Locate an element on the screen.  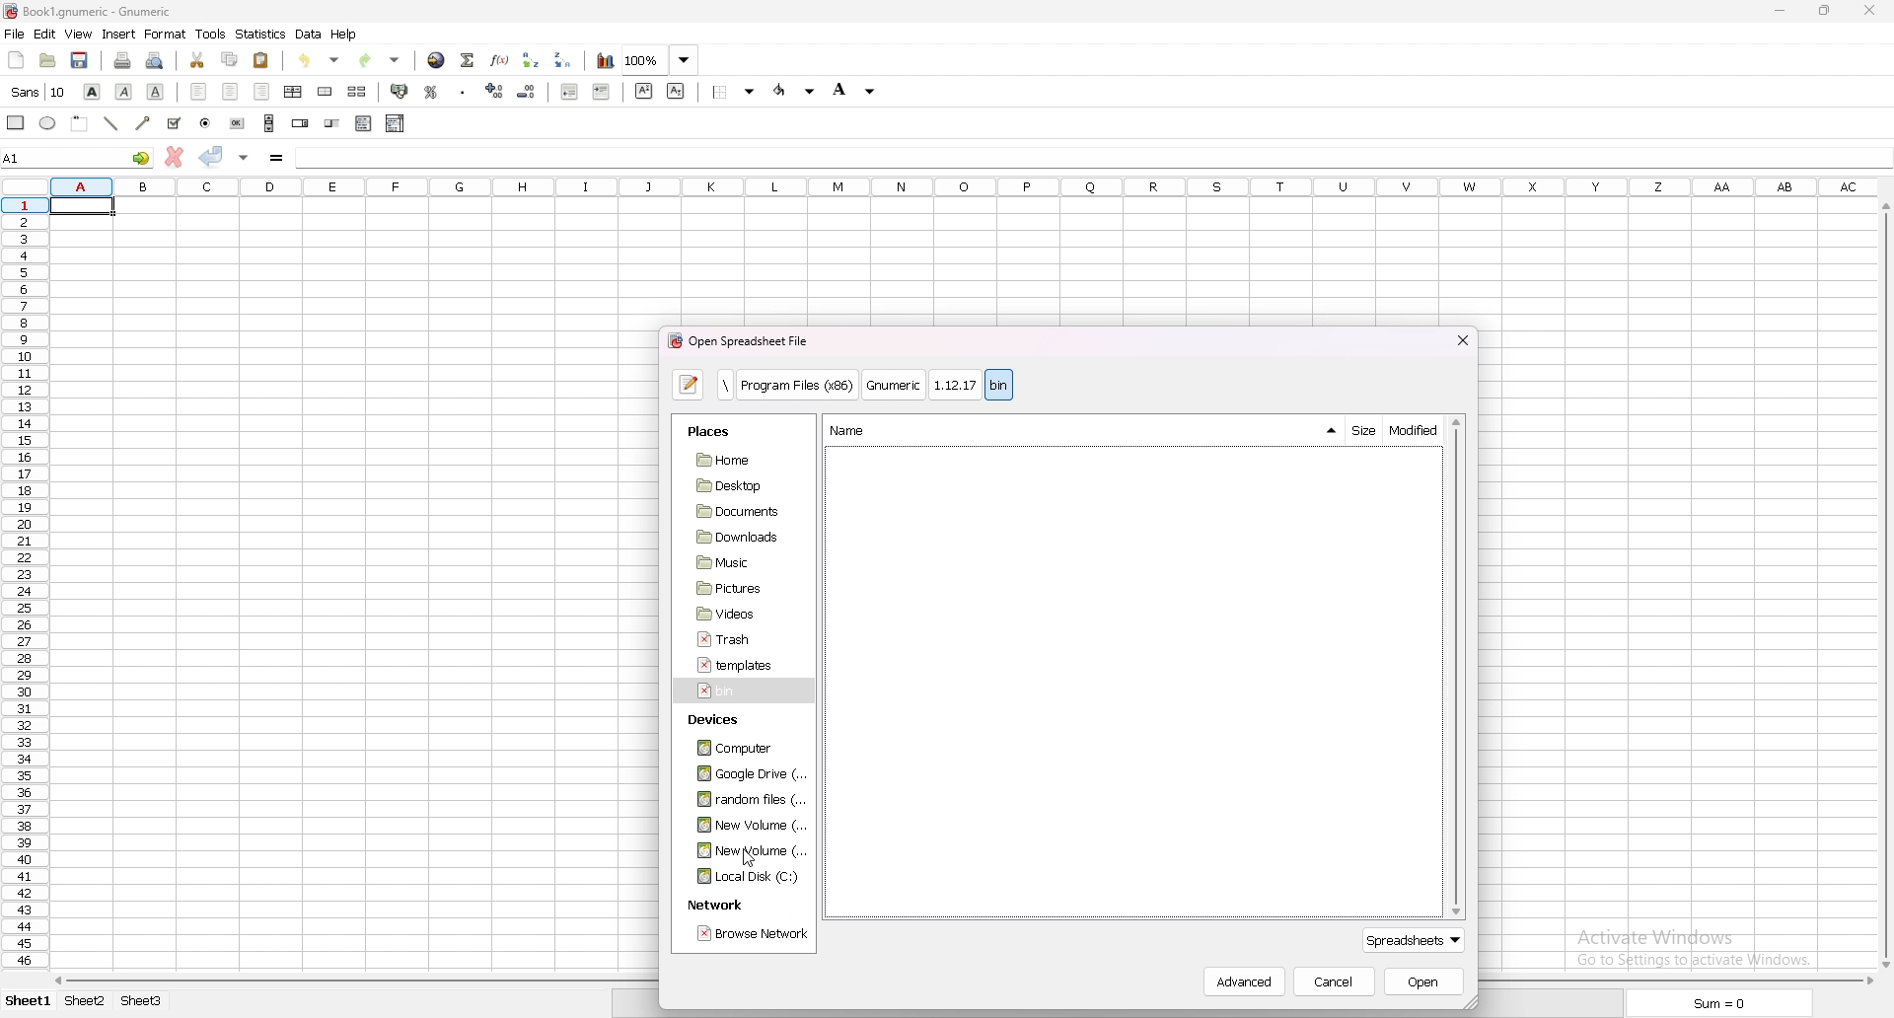
type file name is located at coordinates (690, 385).